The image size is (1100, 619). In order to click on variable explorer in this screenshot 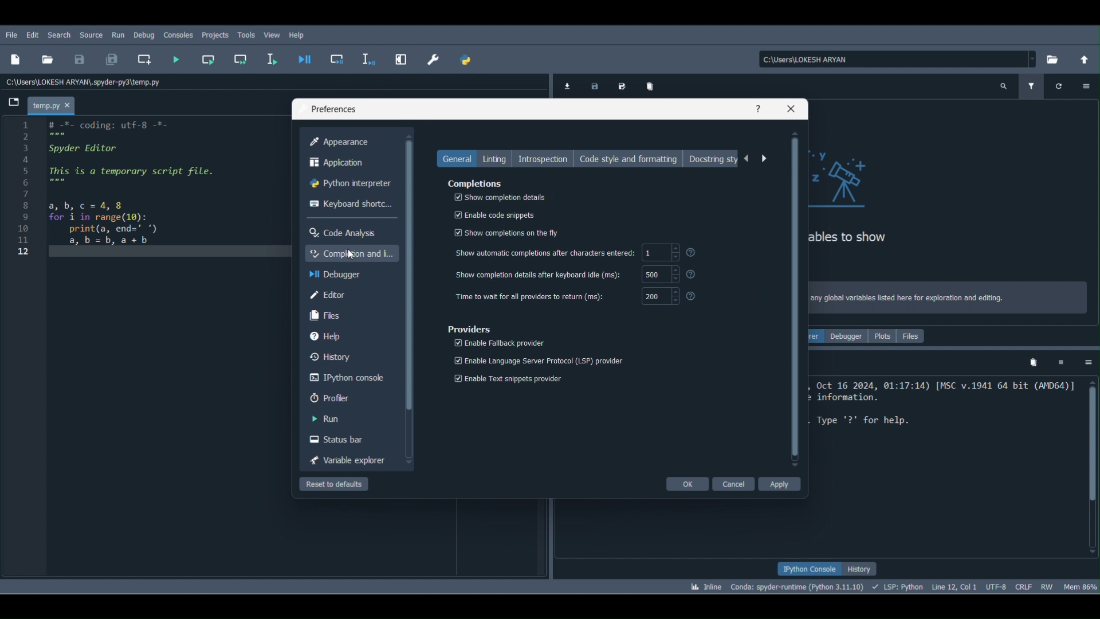, I will do `click(347, 461)`.